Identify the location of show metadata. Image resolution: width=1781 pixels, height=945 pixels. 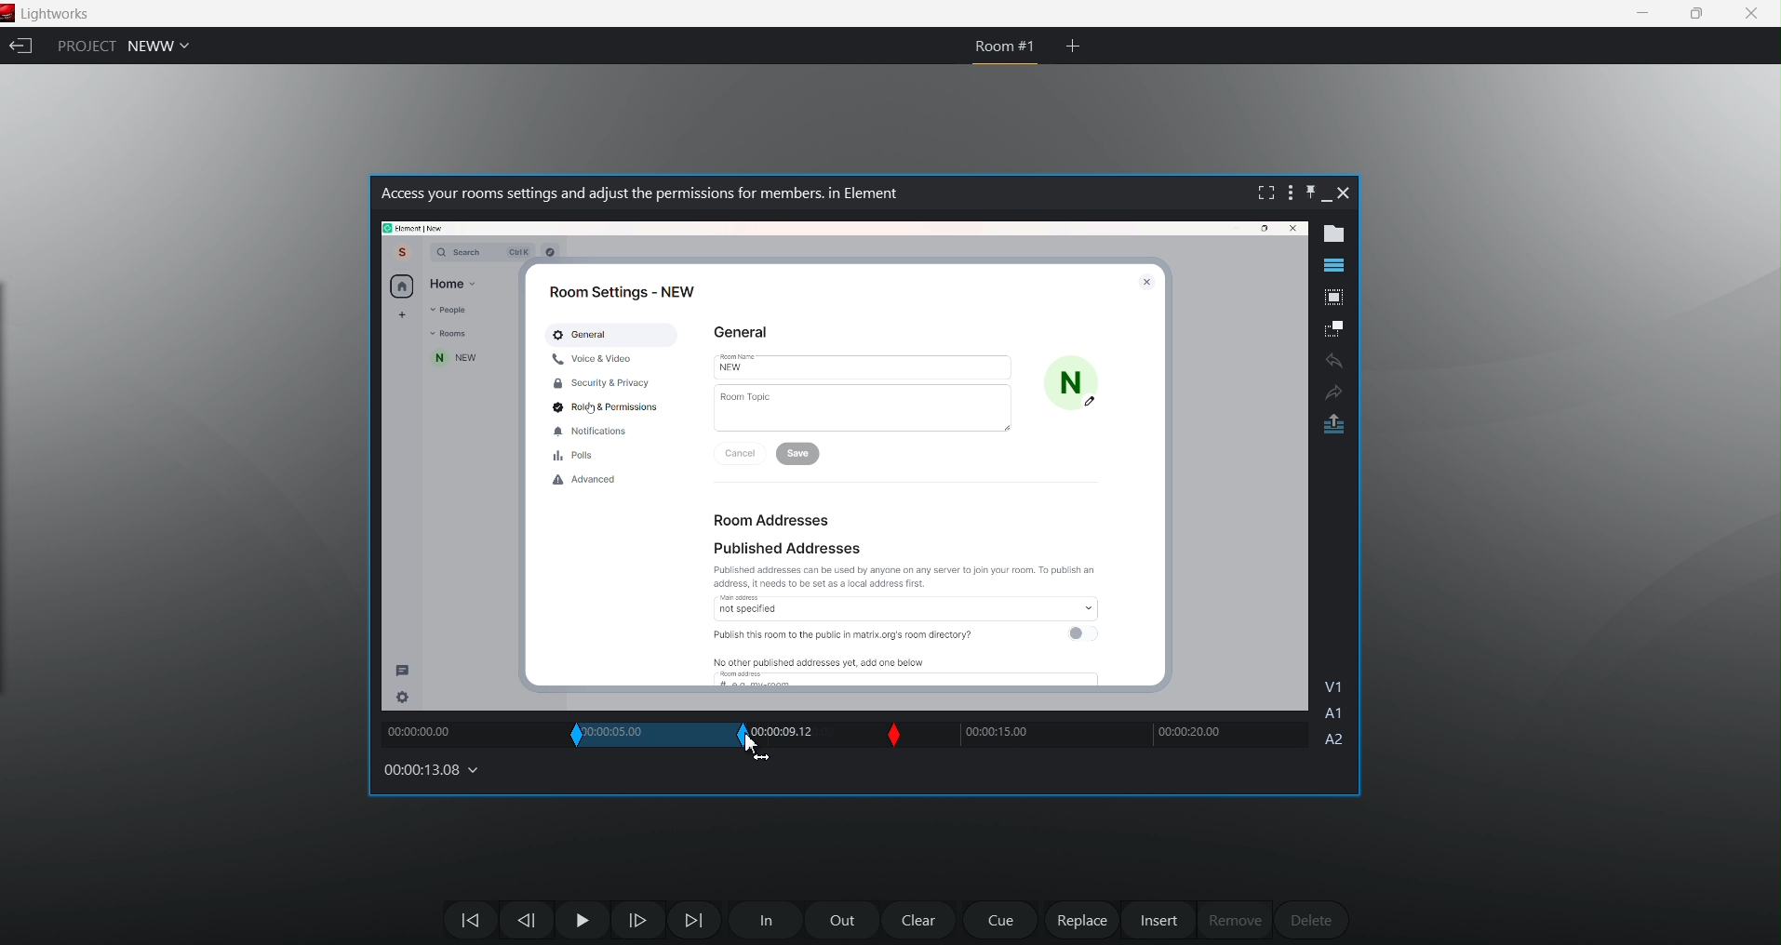
(1331, 235).